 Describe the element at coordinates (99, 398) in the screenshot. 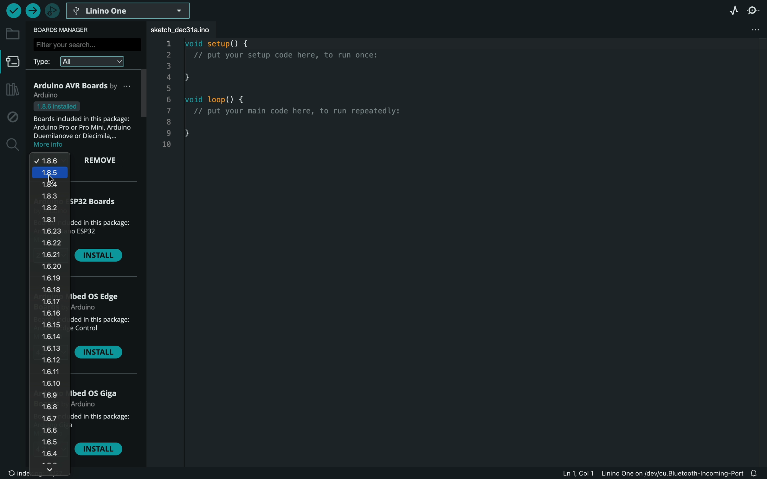

I see `OS gIGA` at that location.